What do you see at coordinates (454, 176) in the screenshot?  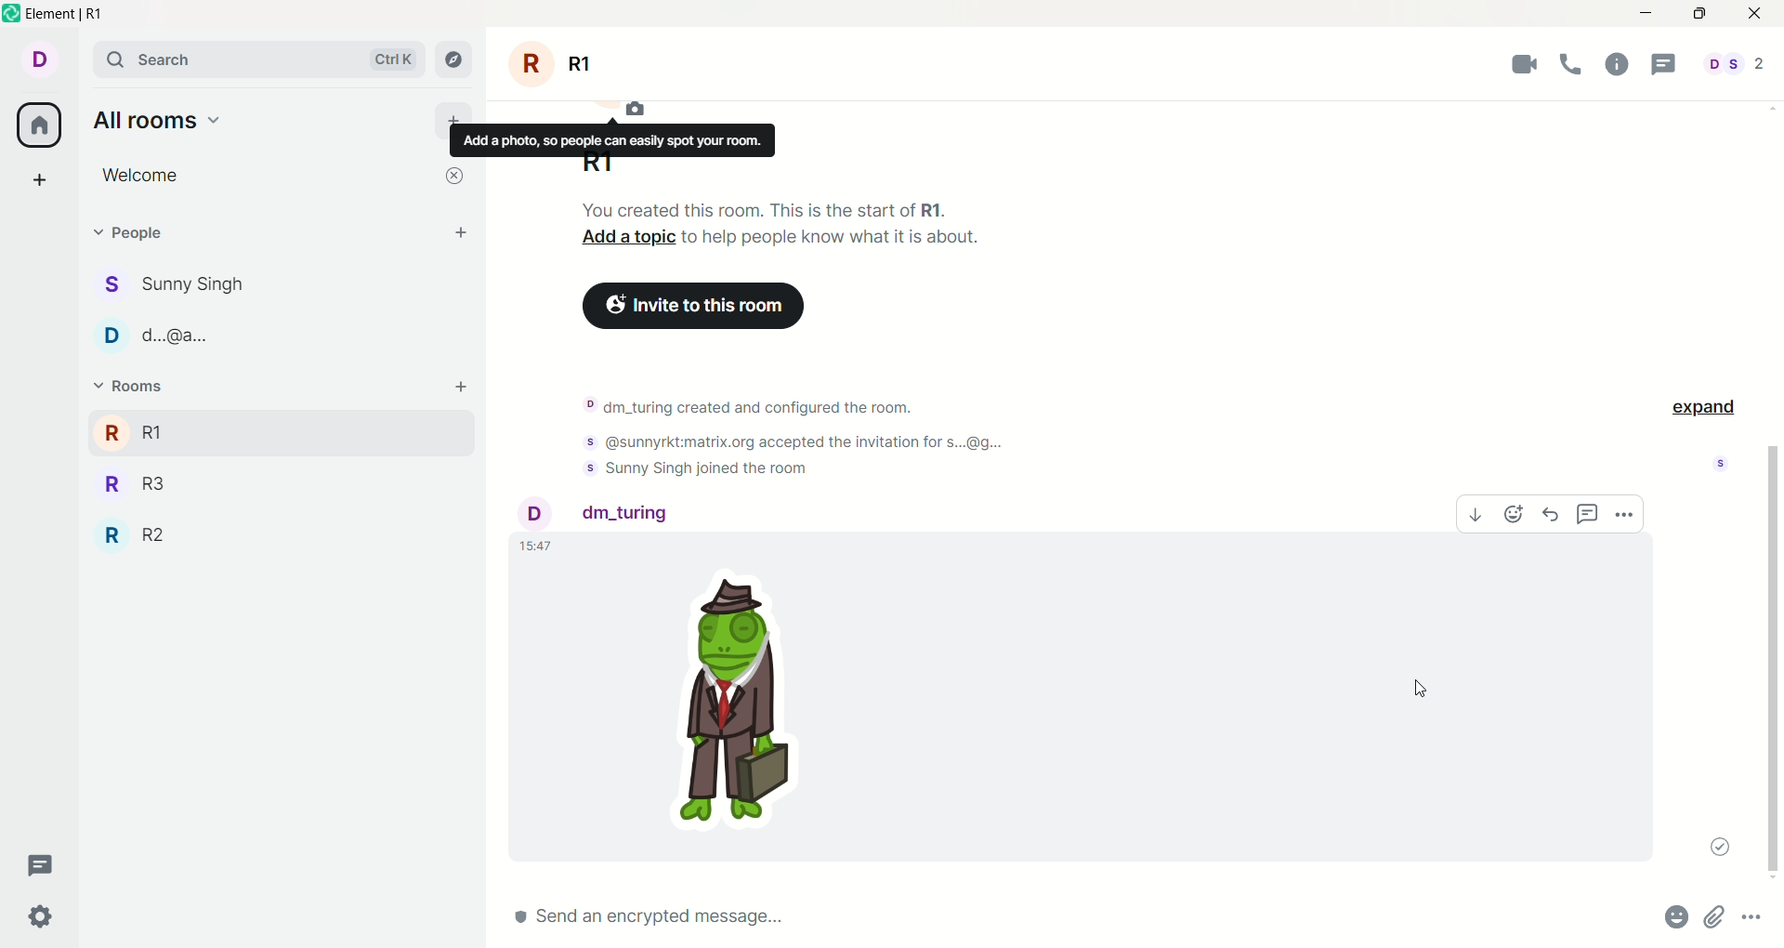 I see `close` at bounding box center [454, 176].